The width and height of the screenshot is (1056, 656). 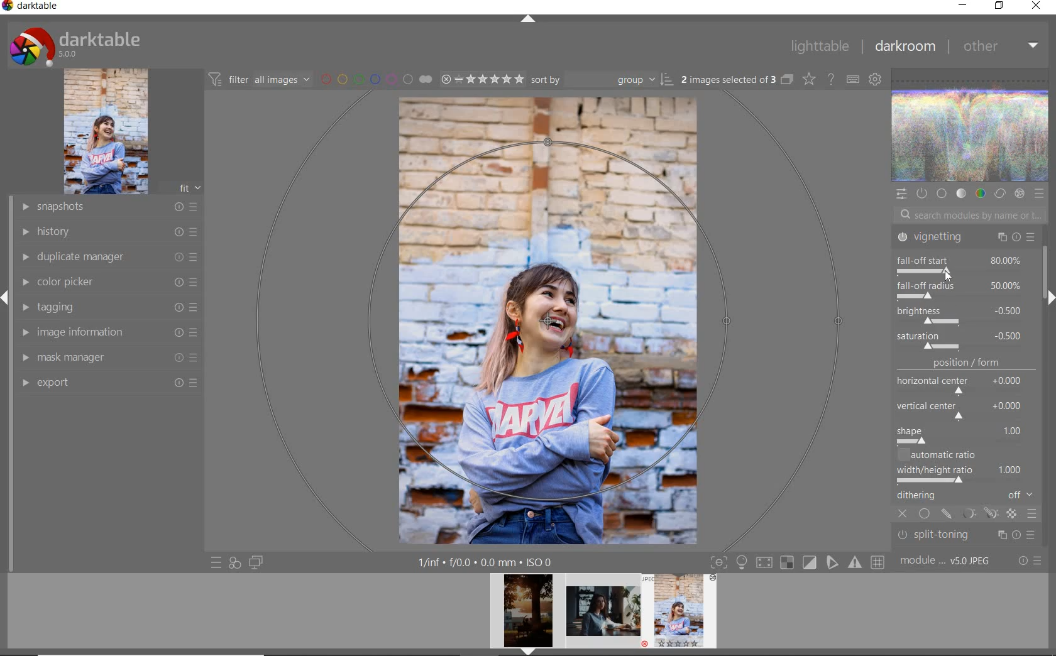 What do you see at coordinates (904, 515) in the screenshot?
I see `close` at bounding box center [904, 515].